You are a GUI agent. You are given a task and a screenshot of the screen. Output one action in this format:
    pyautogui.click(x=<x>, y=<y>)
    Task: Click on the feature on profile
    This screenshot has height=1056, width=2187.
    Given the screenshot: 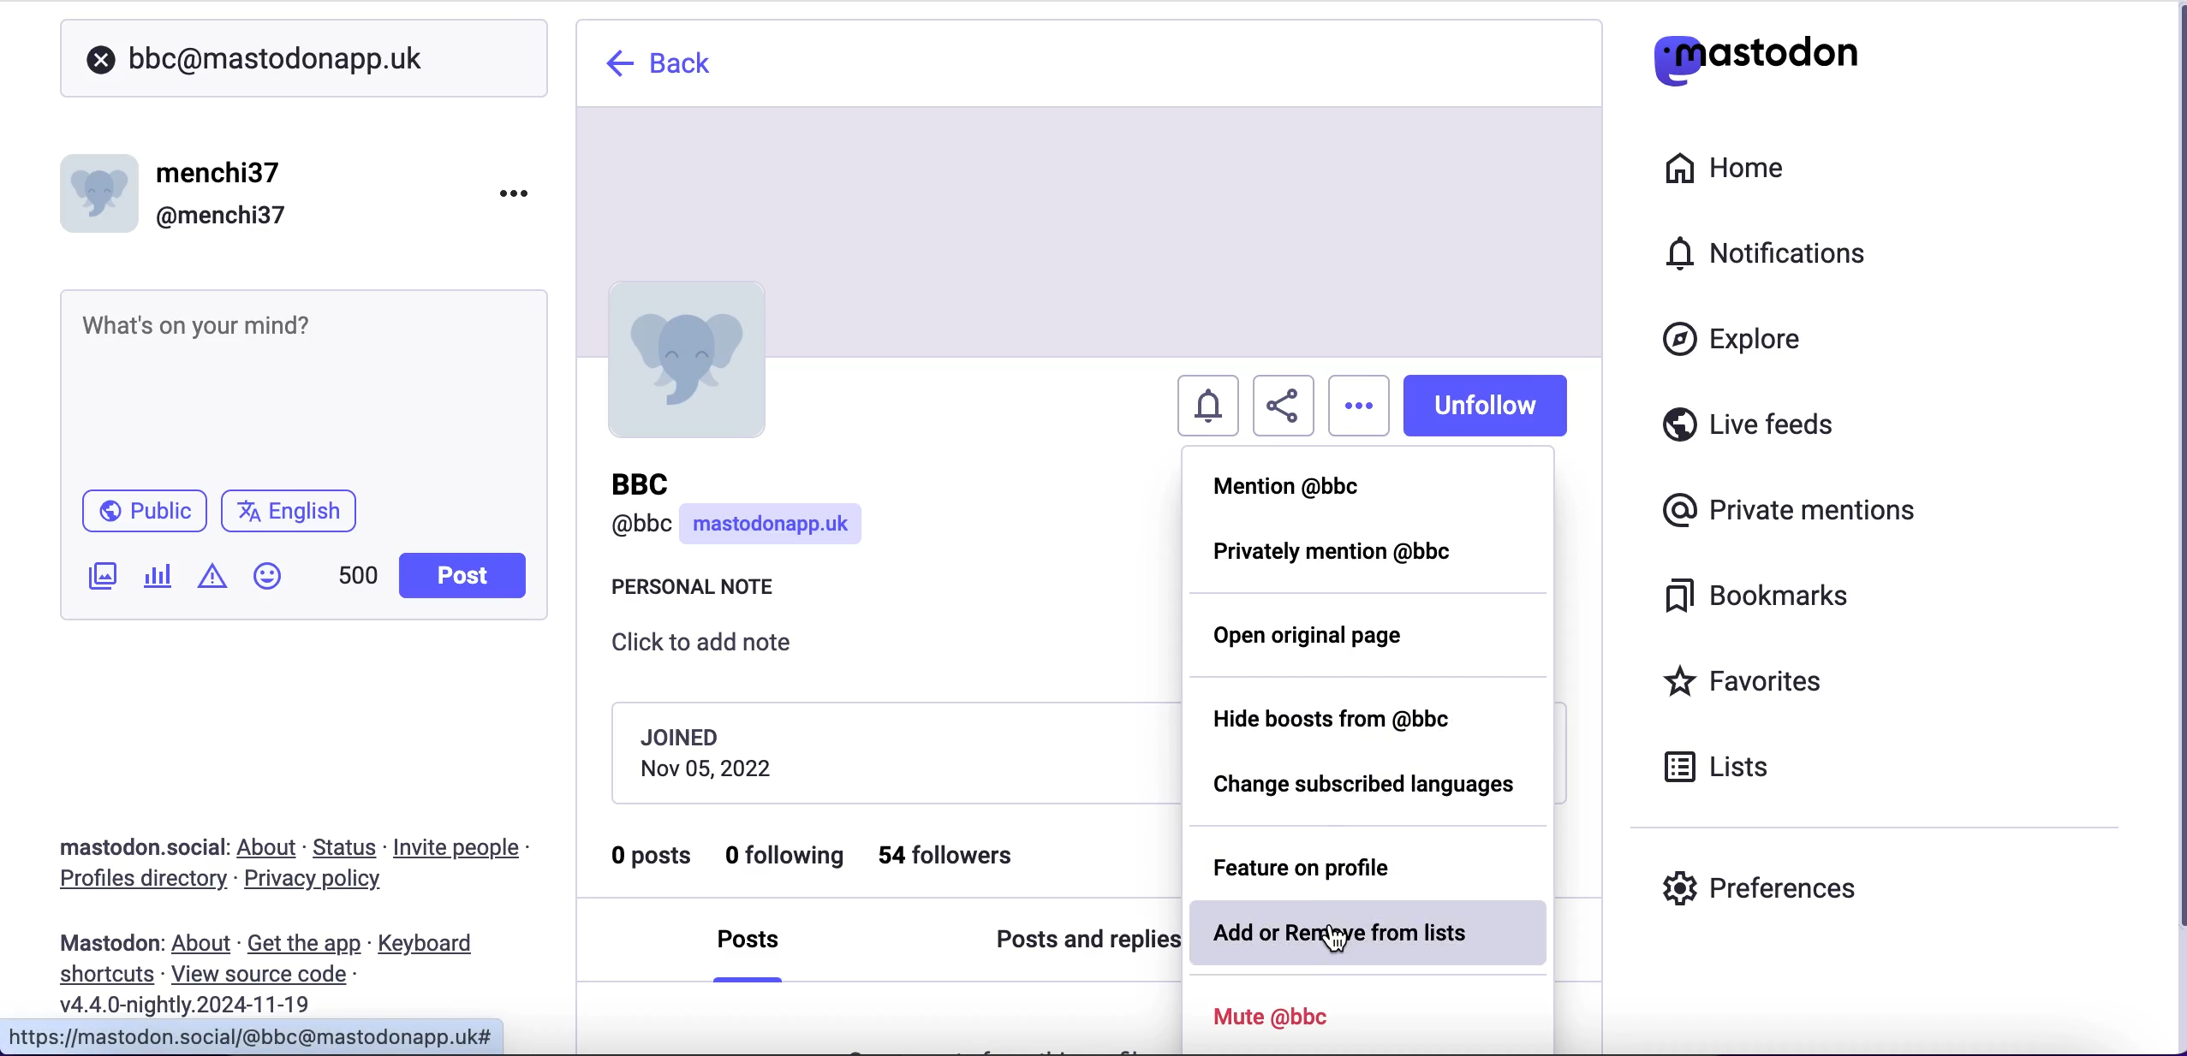 What is the action you would take?
    pyautogui.click(x=1332, y=869)
    